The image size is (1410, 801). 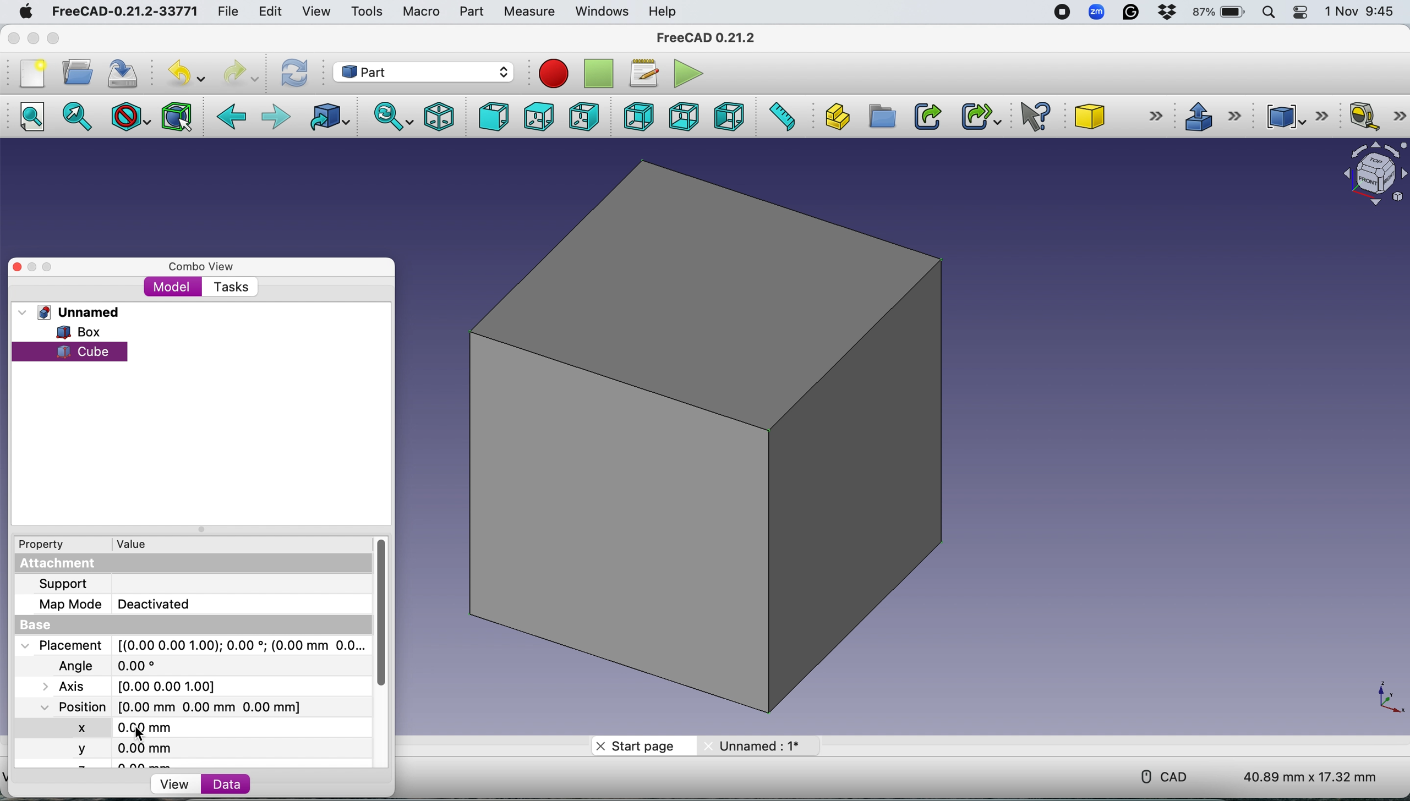 I want to click on File, so click(x=225, y=12).